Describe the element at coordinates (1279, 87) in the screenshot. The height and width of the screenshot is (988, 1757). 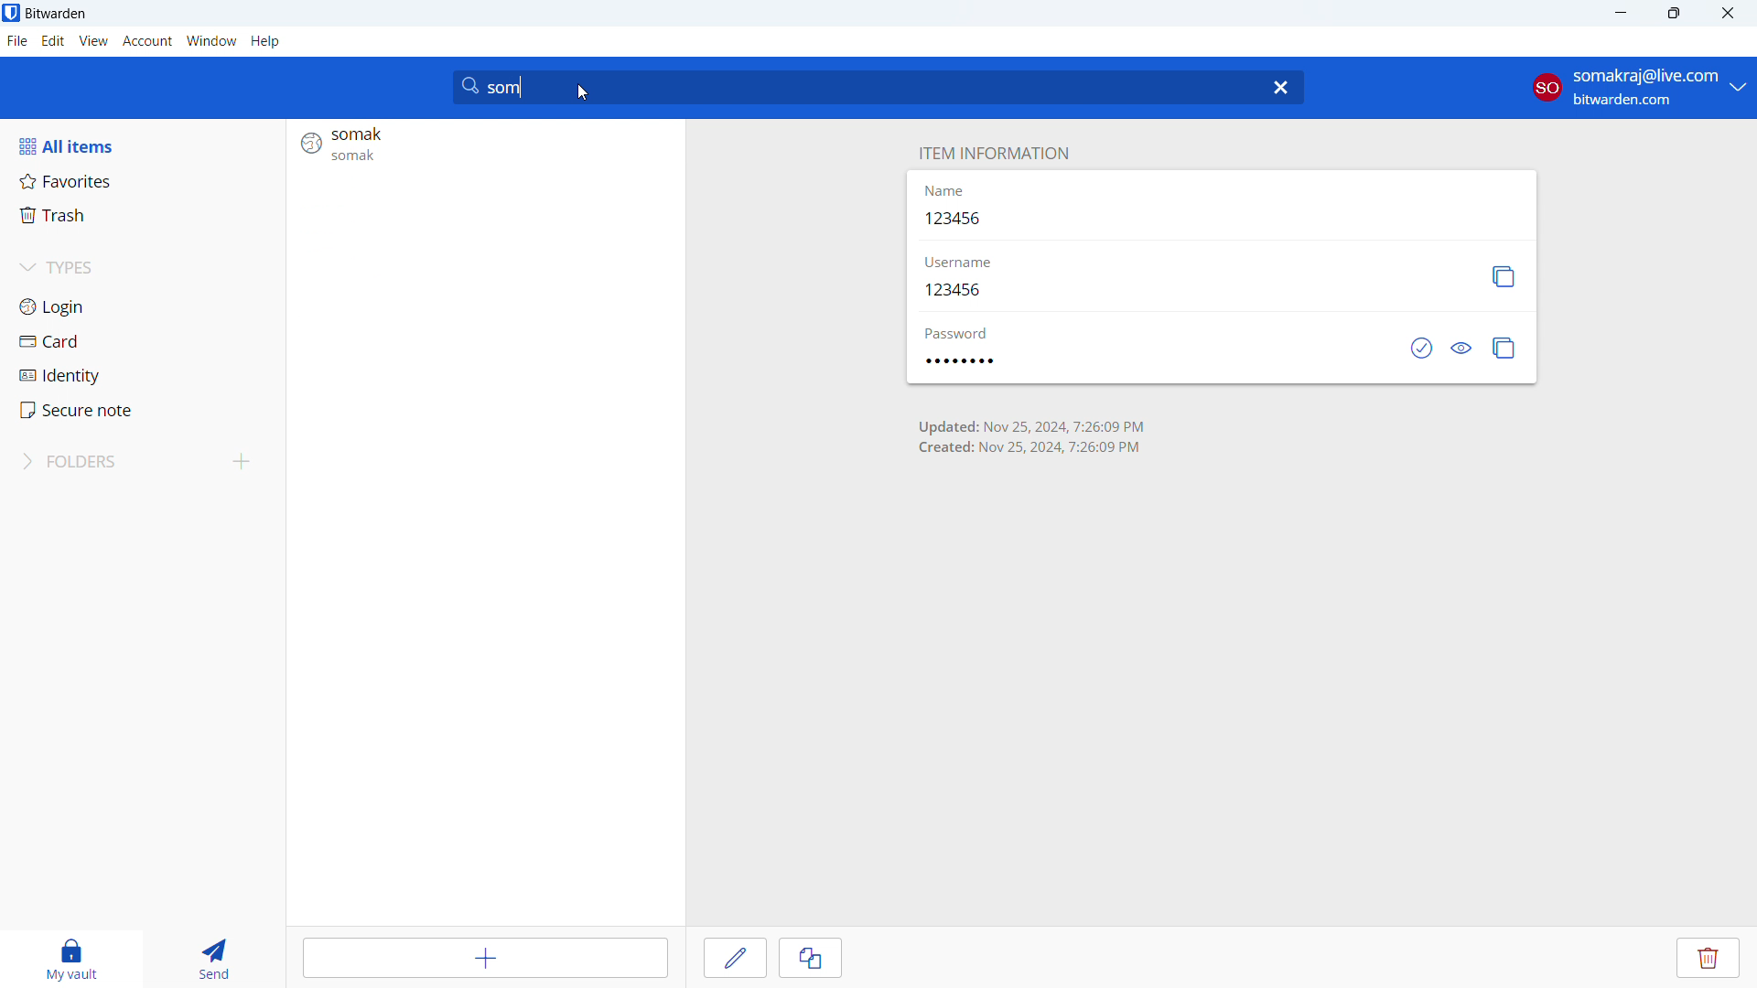
I see `delete search string` at that location.